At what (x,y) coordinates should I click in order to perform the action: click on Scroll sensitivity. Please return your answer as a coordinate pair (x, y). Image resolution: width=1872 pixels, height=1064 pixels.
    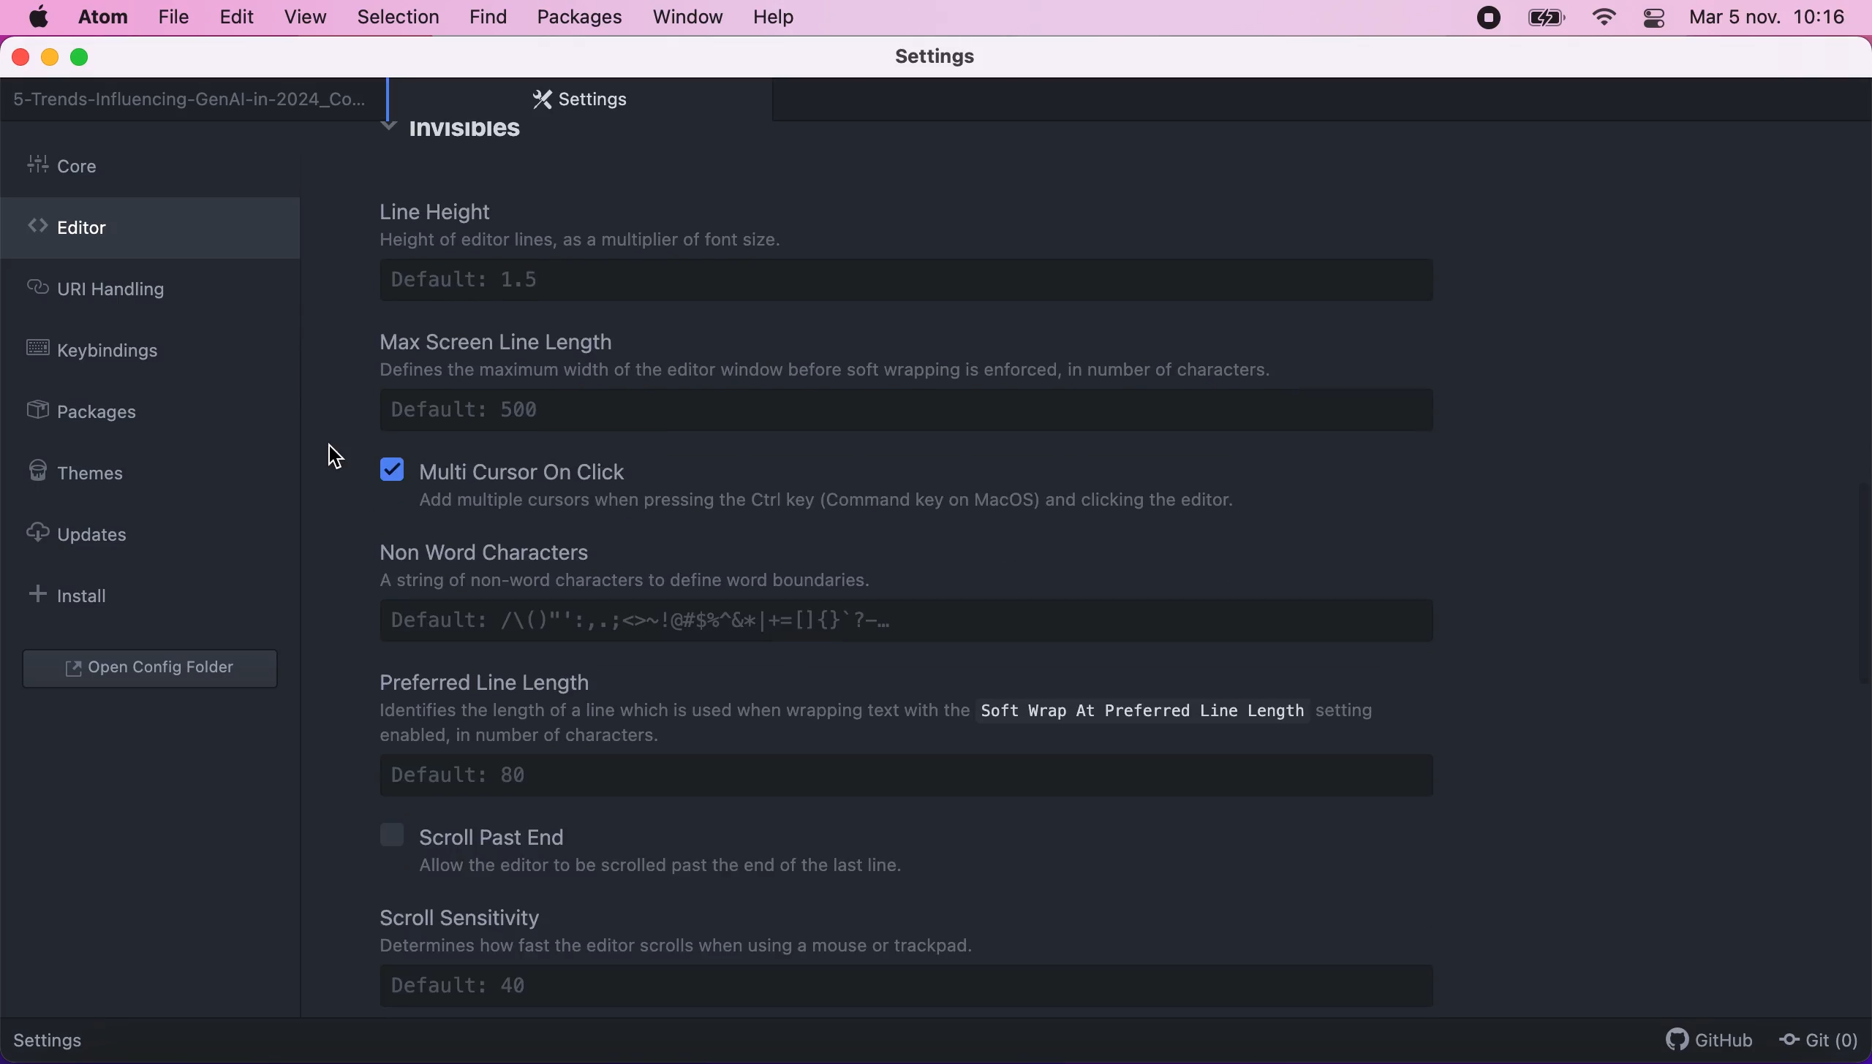
    Looking at the image, I should click on (688, 930).